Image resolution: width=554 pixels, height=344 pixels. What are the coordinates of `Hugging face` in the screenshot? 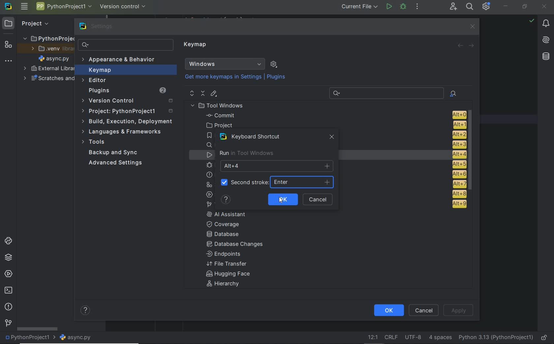 It's located at (226, 274).